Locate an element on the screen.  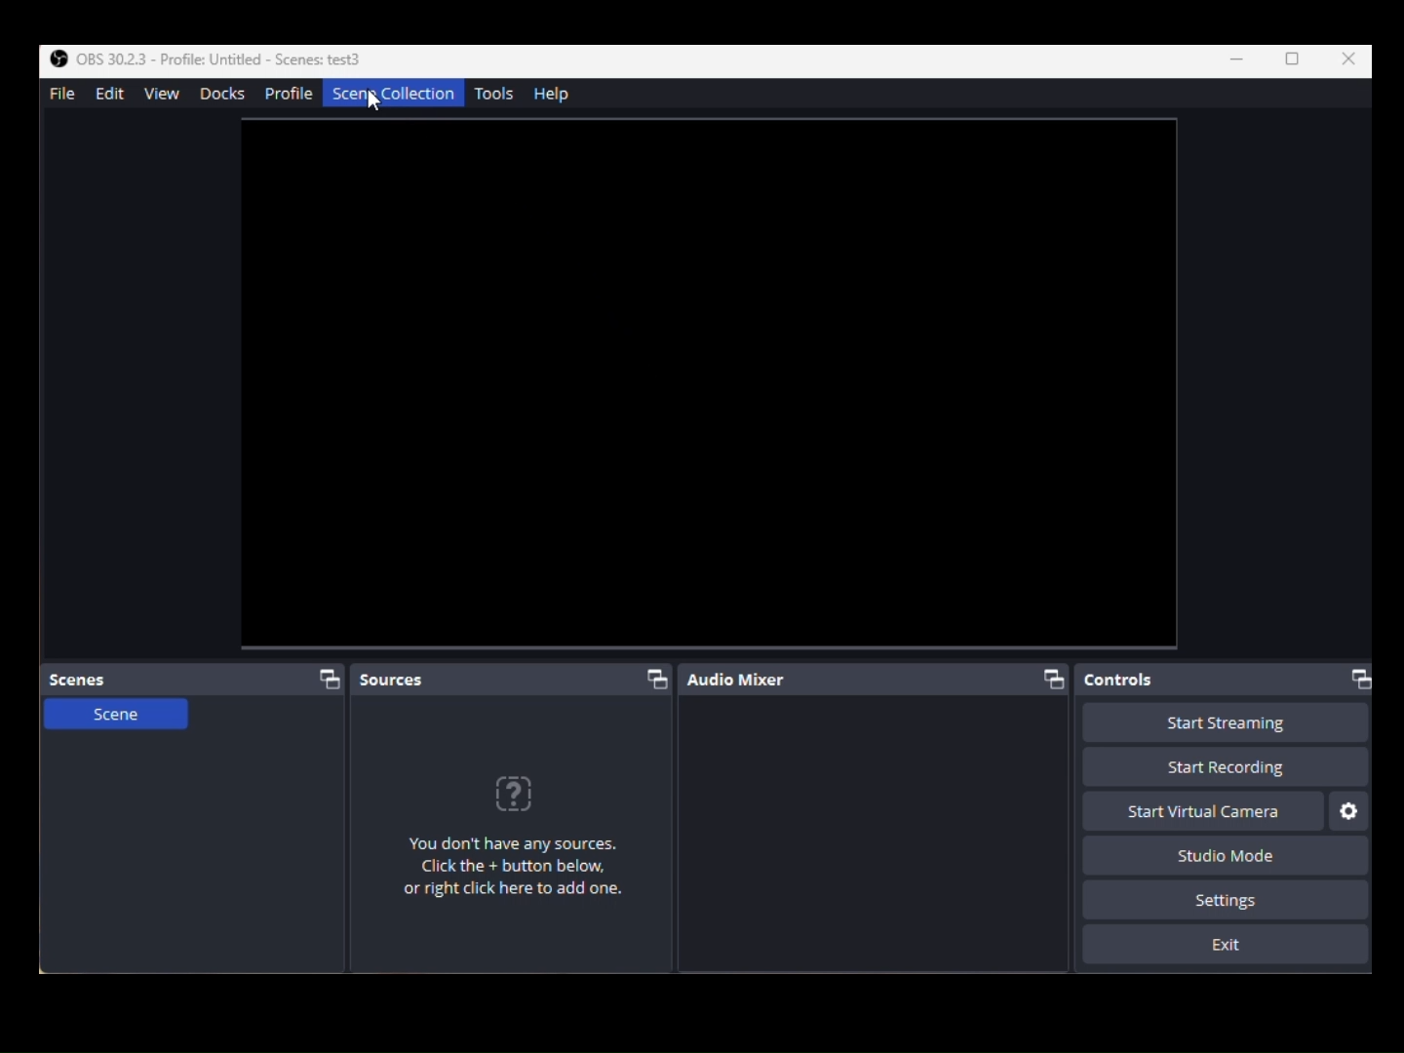
Settings is located at coordinates (1227, 900).